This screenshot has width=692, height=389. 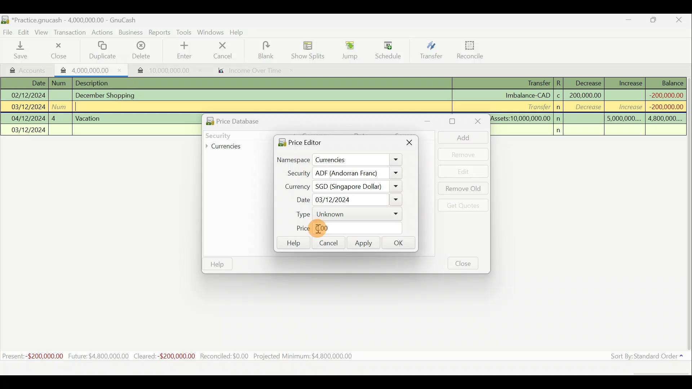 I want to click on decrease, so click(x=586, y=108).